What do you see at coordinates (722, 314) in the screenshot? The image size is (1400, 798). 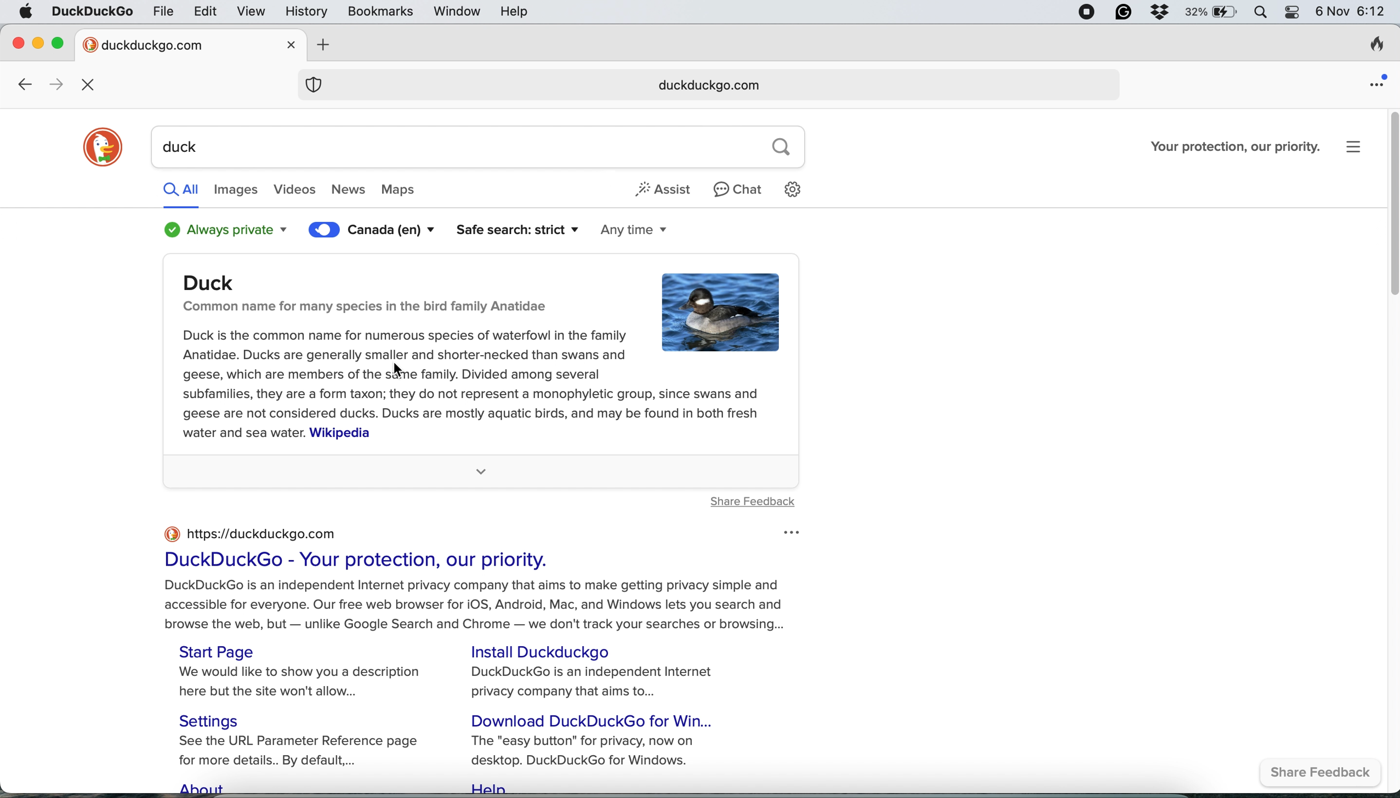 I see `duck image` at bounding box center [722, 314].